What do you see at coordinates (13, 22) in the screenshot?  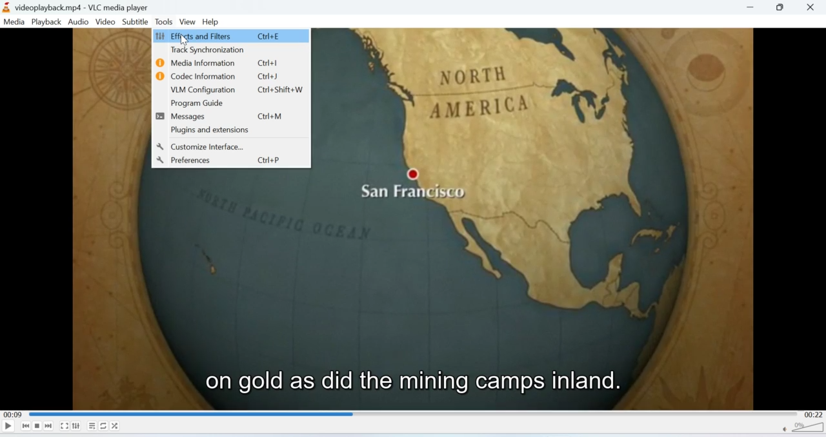 I see `Media` at bounding box center [13, 22].